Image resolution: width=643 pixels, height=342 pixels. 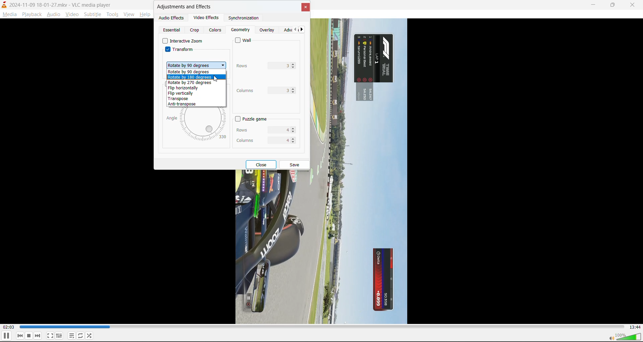 I want to click on maximize, so click(x=616, y=5).